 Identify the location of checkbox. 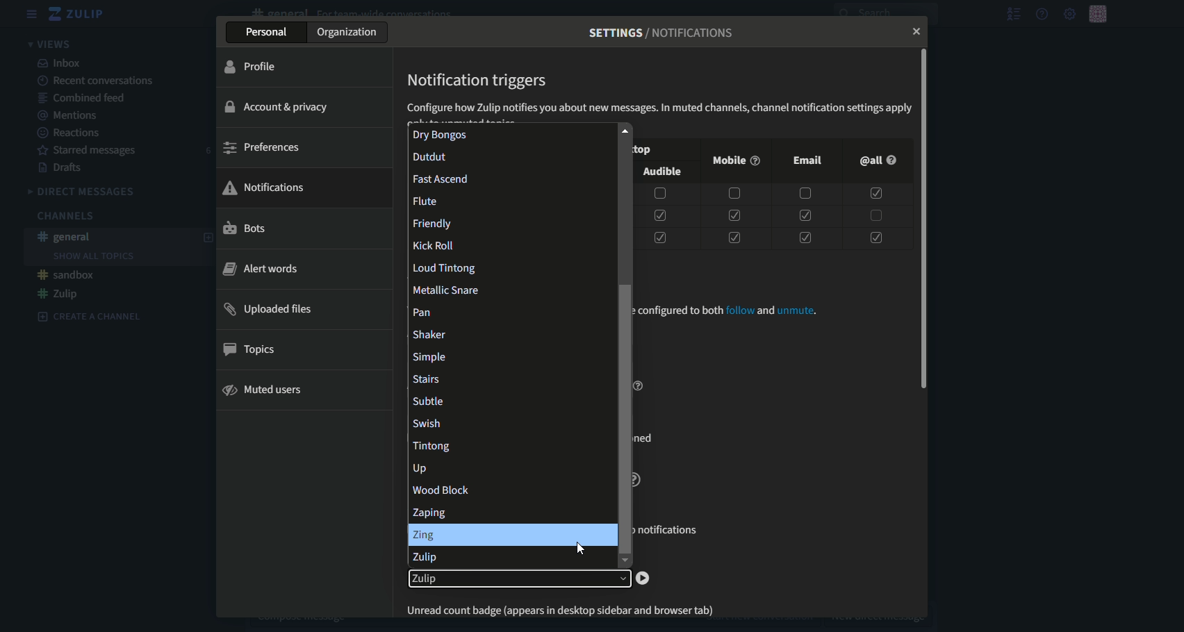
(876, 194).